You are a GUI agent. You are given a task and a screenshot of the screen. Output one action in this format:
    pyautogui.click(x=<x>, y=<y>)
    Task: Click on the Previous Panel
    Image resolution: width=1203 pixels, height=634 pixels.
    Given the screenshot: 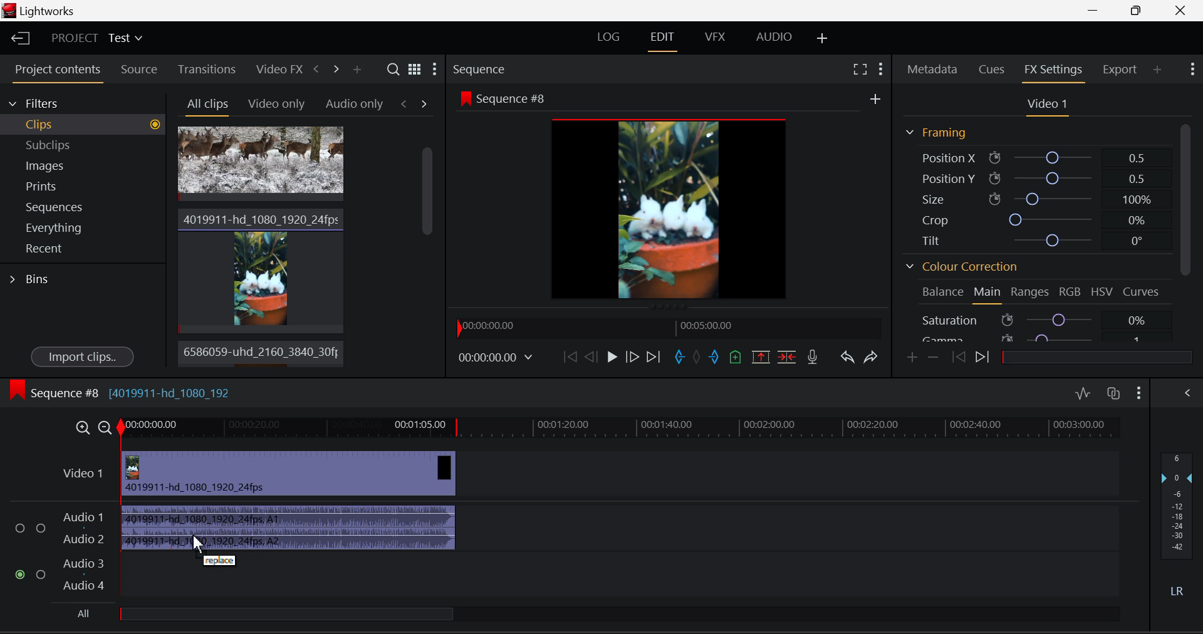 What is the action you would take?
    pyautogui.click(x=316, y=71)
    